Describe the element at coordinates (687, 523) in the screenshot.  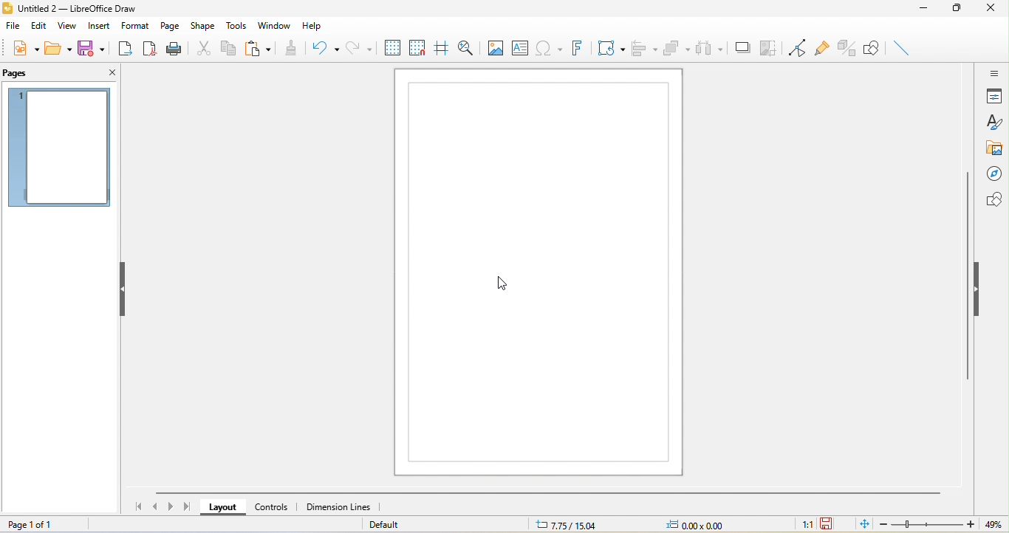
I see `0.00x0.00` at that location.